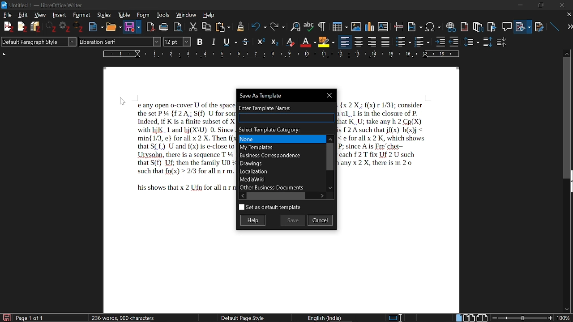  I want to click on close, so click(562, 4).